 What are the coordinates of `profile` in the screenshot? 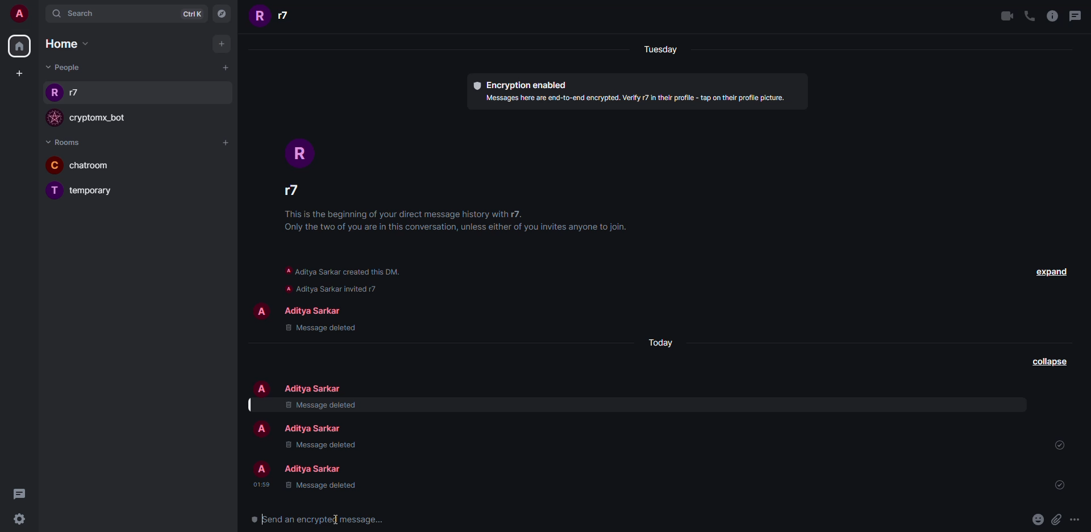 It's located at (55, 191).